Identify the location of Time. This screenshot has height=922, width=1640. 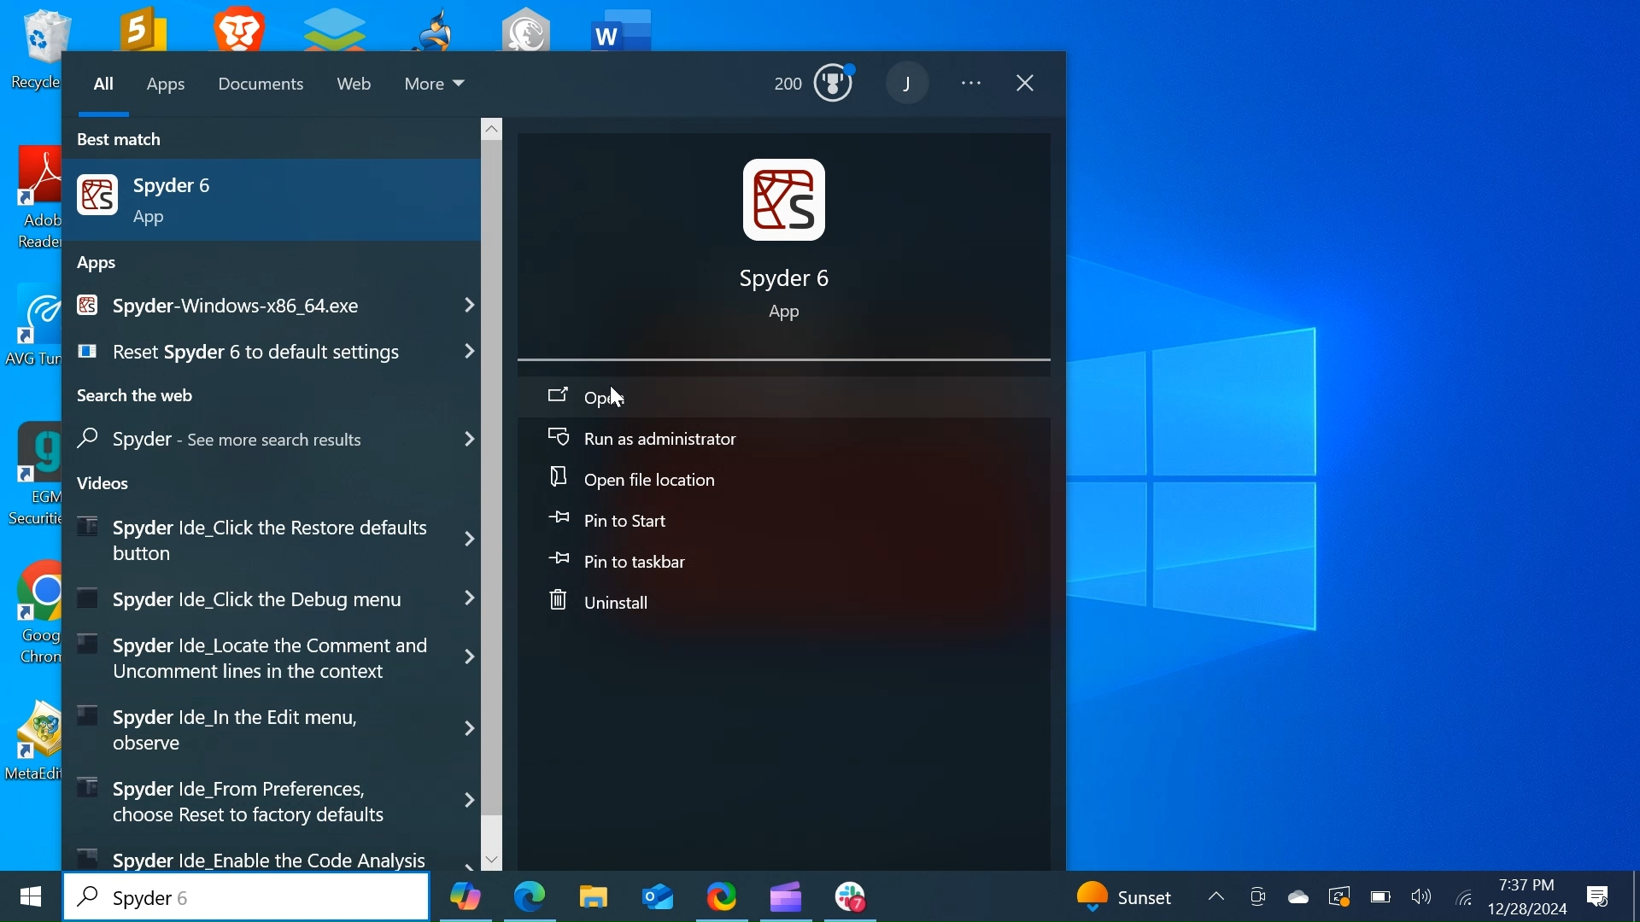
(1524, 885).